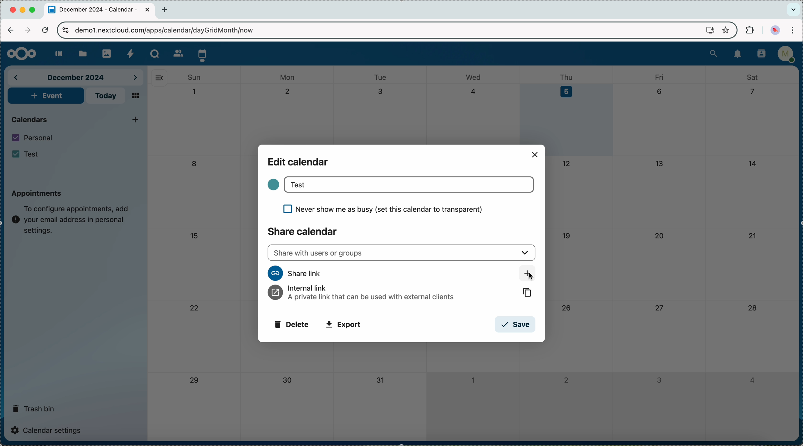 This screenshot has width=803, height=446. Describe the element at coordinates (566, 380) in the screenshot. I see `2` at that location.